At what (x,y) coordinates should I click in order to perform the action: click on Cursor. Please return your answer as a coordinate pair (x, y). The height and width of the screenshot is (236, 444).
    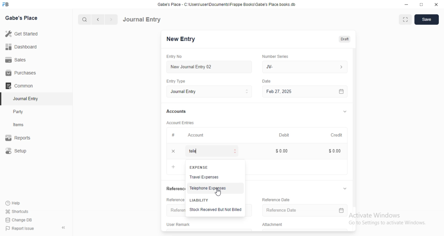
    Looking at the image, I should click on (219, 192).